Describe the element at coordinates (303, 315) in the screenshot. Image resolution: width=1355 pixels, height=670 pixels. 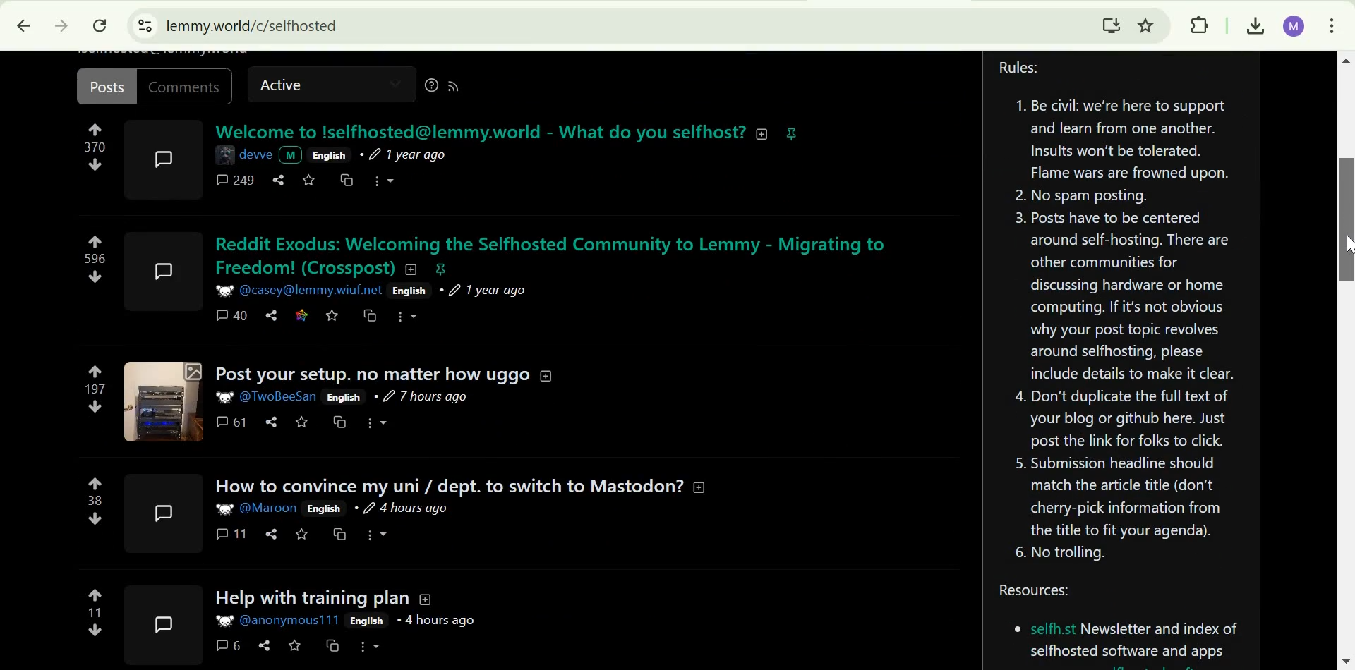
I see `link` at that location.